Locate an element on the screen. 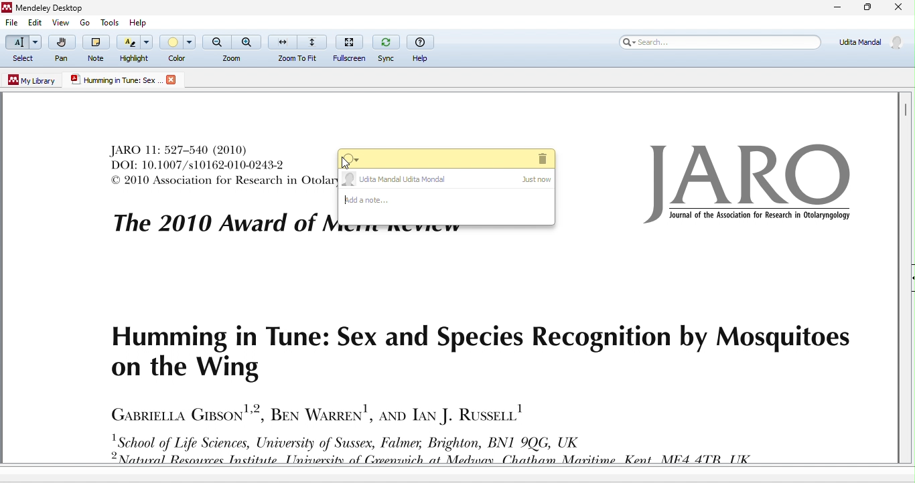  delete is located at coordinates (541, 159).